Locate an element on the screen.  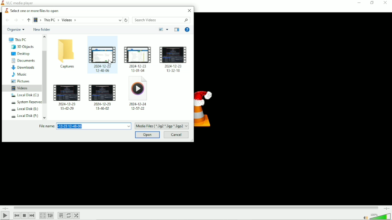
Next is located at coordinates (32, 215).